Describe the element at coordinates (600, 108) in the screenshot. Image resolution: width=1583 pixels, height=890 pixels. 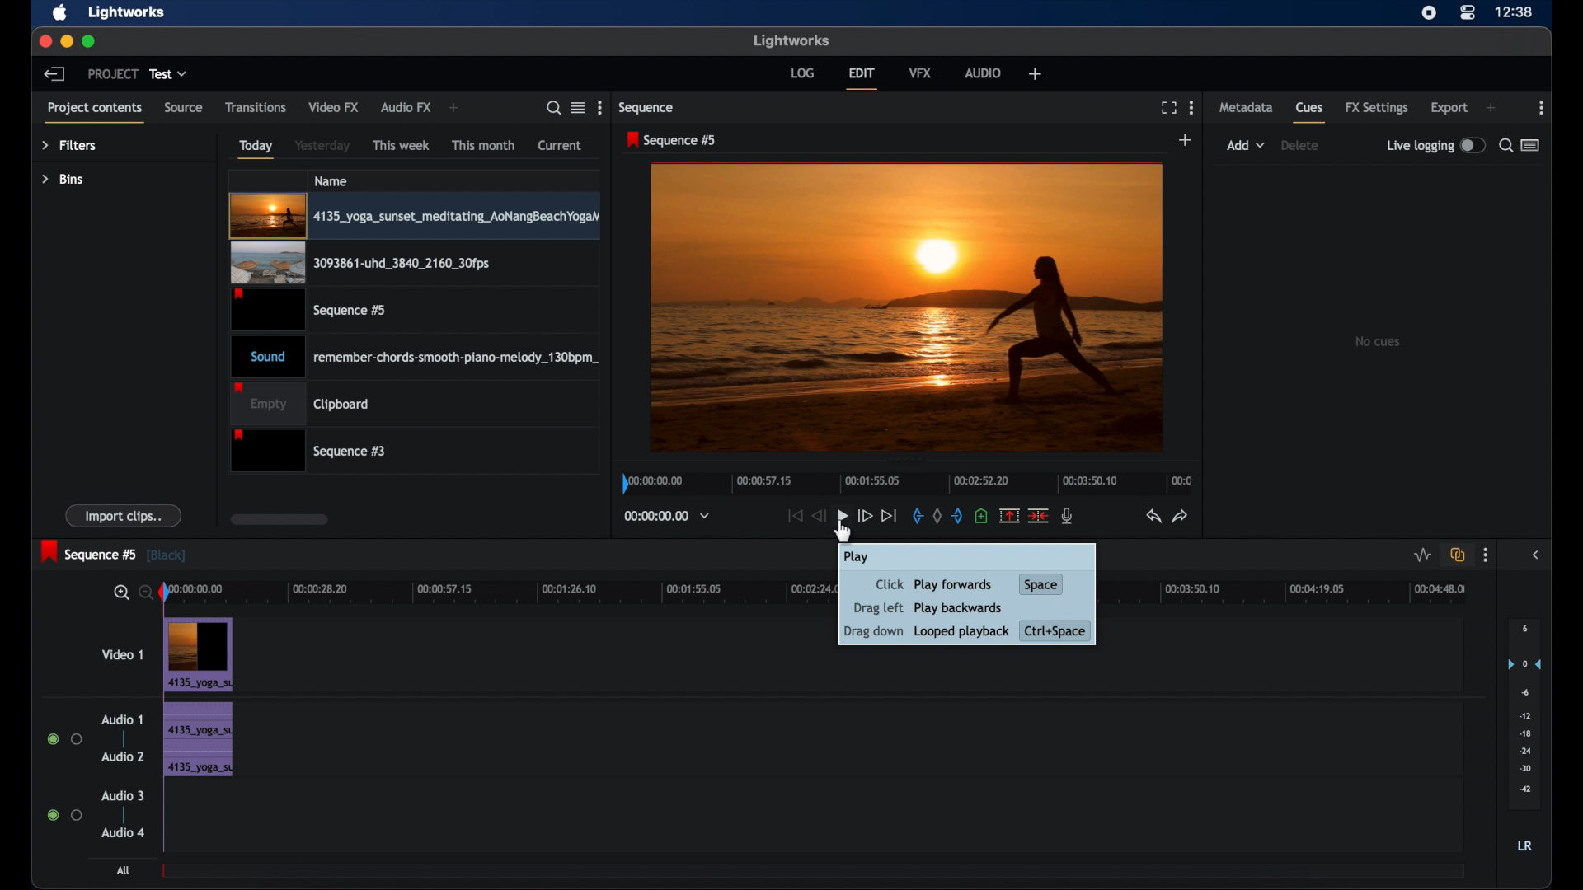
I see `more options` at that location.